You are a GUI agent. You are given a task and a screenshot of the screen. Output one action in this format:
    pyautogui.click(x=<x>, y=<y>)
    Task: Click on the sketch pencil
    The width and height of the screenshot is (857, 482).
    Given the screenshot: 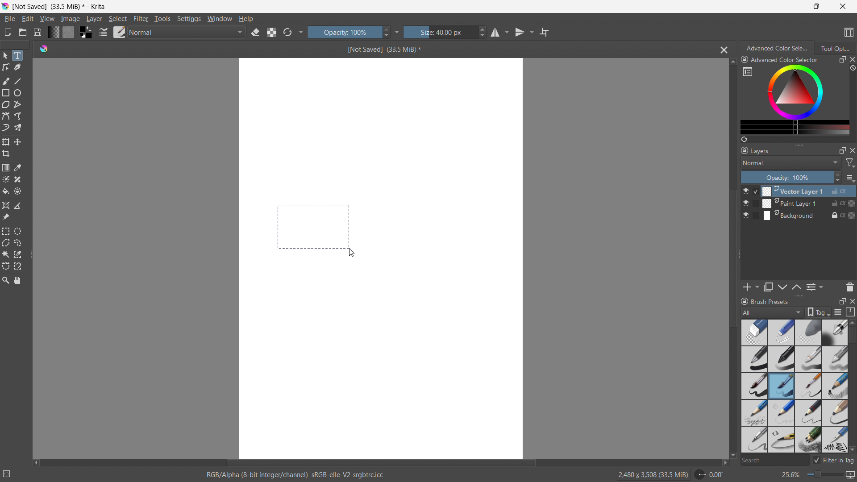 What is the action you would take?
    pyautogui.click(x=834, y=386)
    